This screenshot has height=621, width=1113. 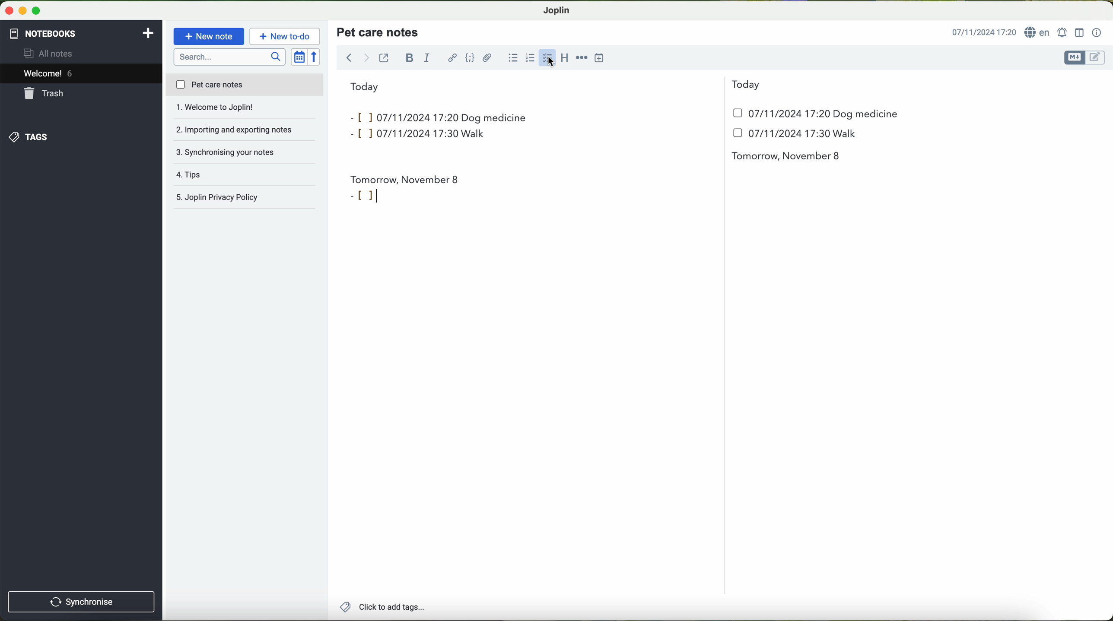 What do you see at coordinates (405, 177) in the screenshot?
I see `tomorrow` at bounding box center [405, 177].